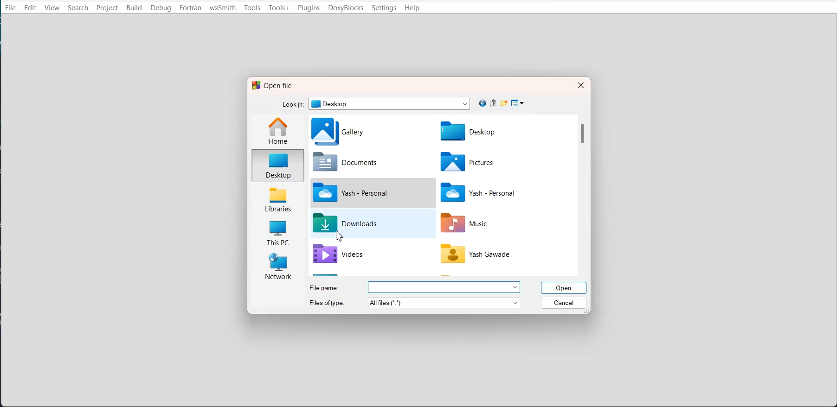 This screenshot has width=837, height=407. I want to click on Up one level, so click(495, 103).